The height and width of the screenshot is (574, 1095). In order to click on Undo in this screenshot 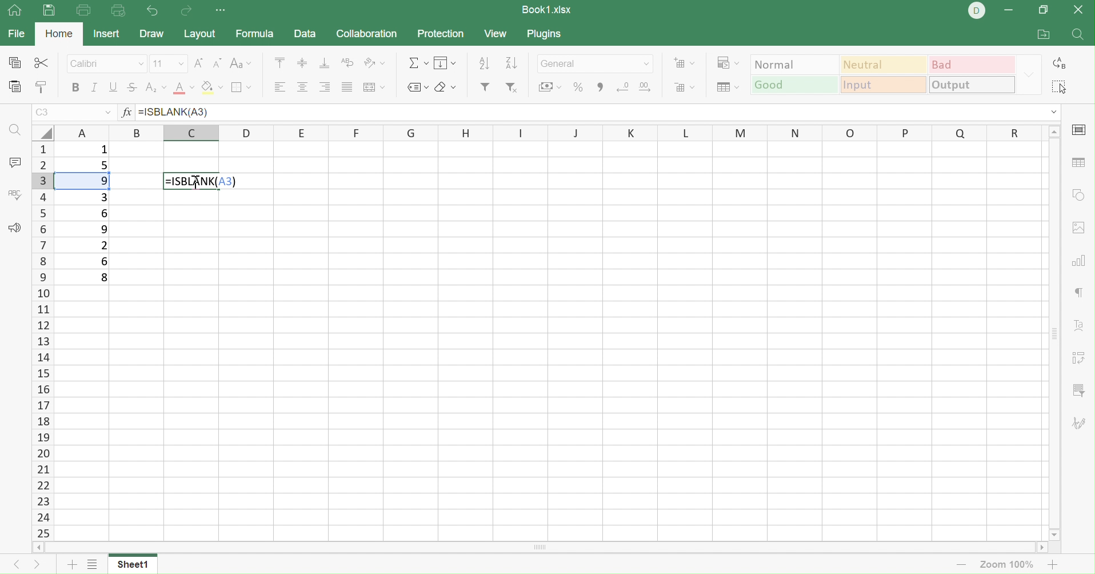, I will do `click(152, 9)`.